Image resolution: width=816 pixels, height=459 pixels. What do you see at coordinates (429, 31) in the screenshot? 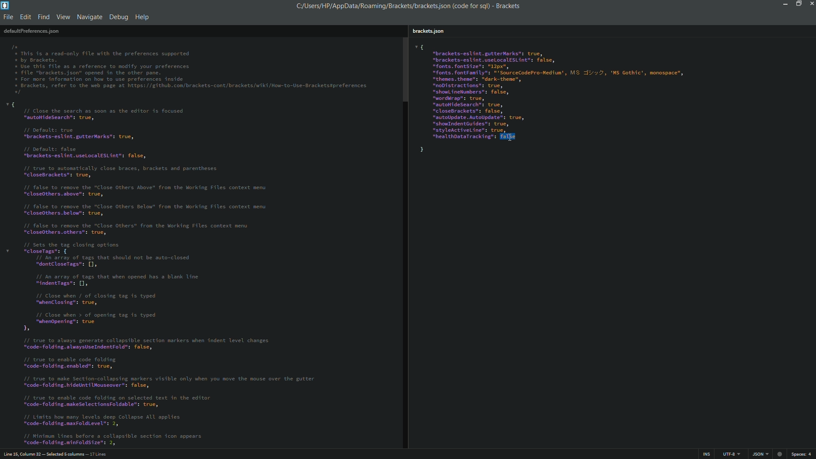
I see `Brackets.json` at bounding box center [429, 31].